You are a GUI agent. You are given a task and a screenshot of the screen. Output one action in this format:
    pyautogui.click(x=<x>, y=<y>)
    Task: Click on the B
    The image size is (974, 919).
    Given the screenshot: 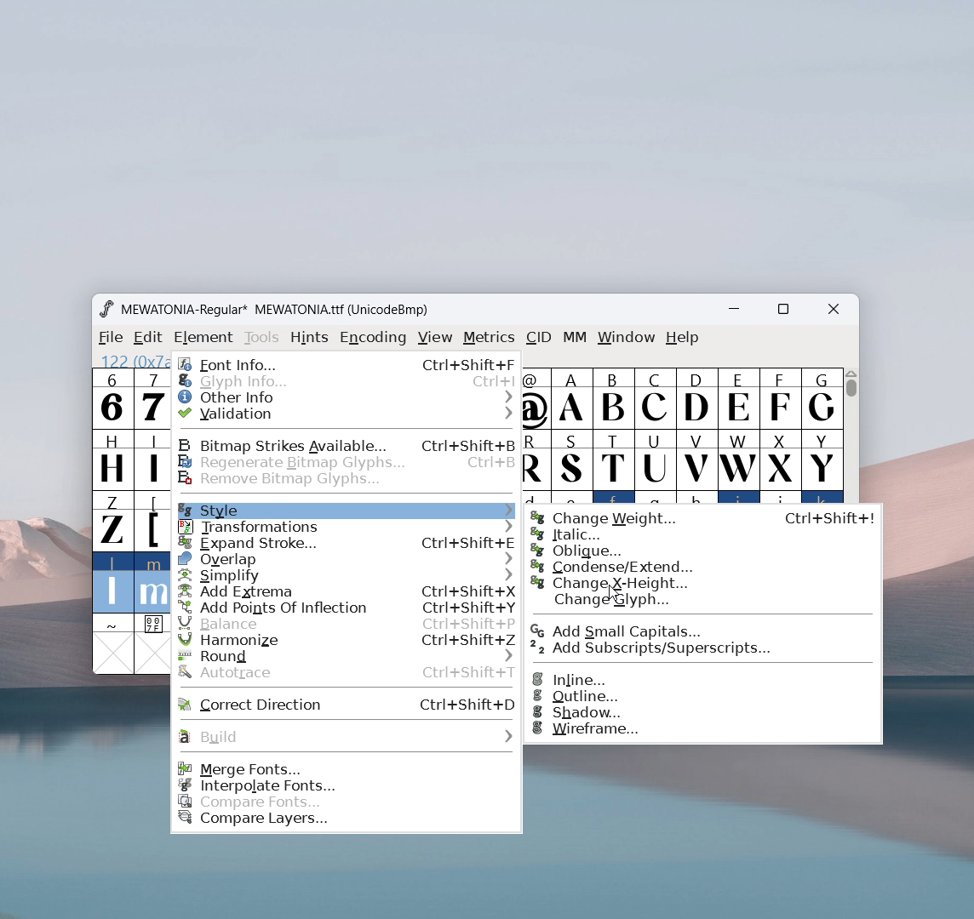 What is the action you would take?
    pyautogui.click(x=613, y=399)
    